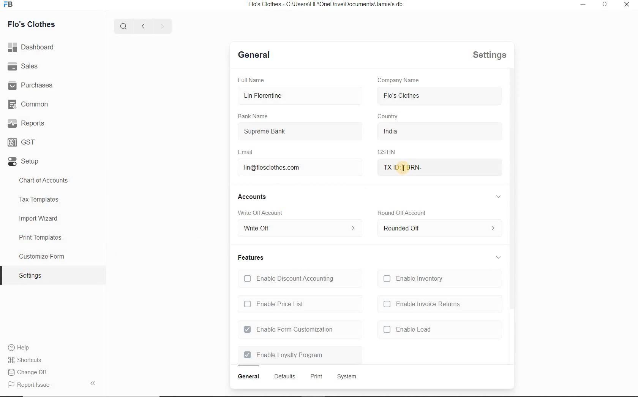  Describe the element at coordinates (404, 167) in the screenshot. I see `txid brn` at that location.